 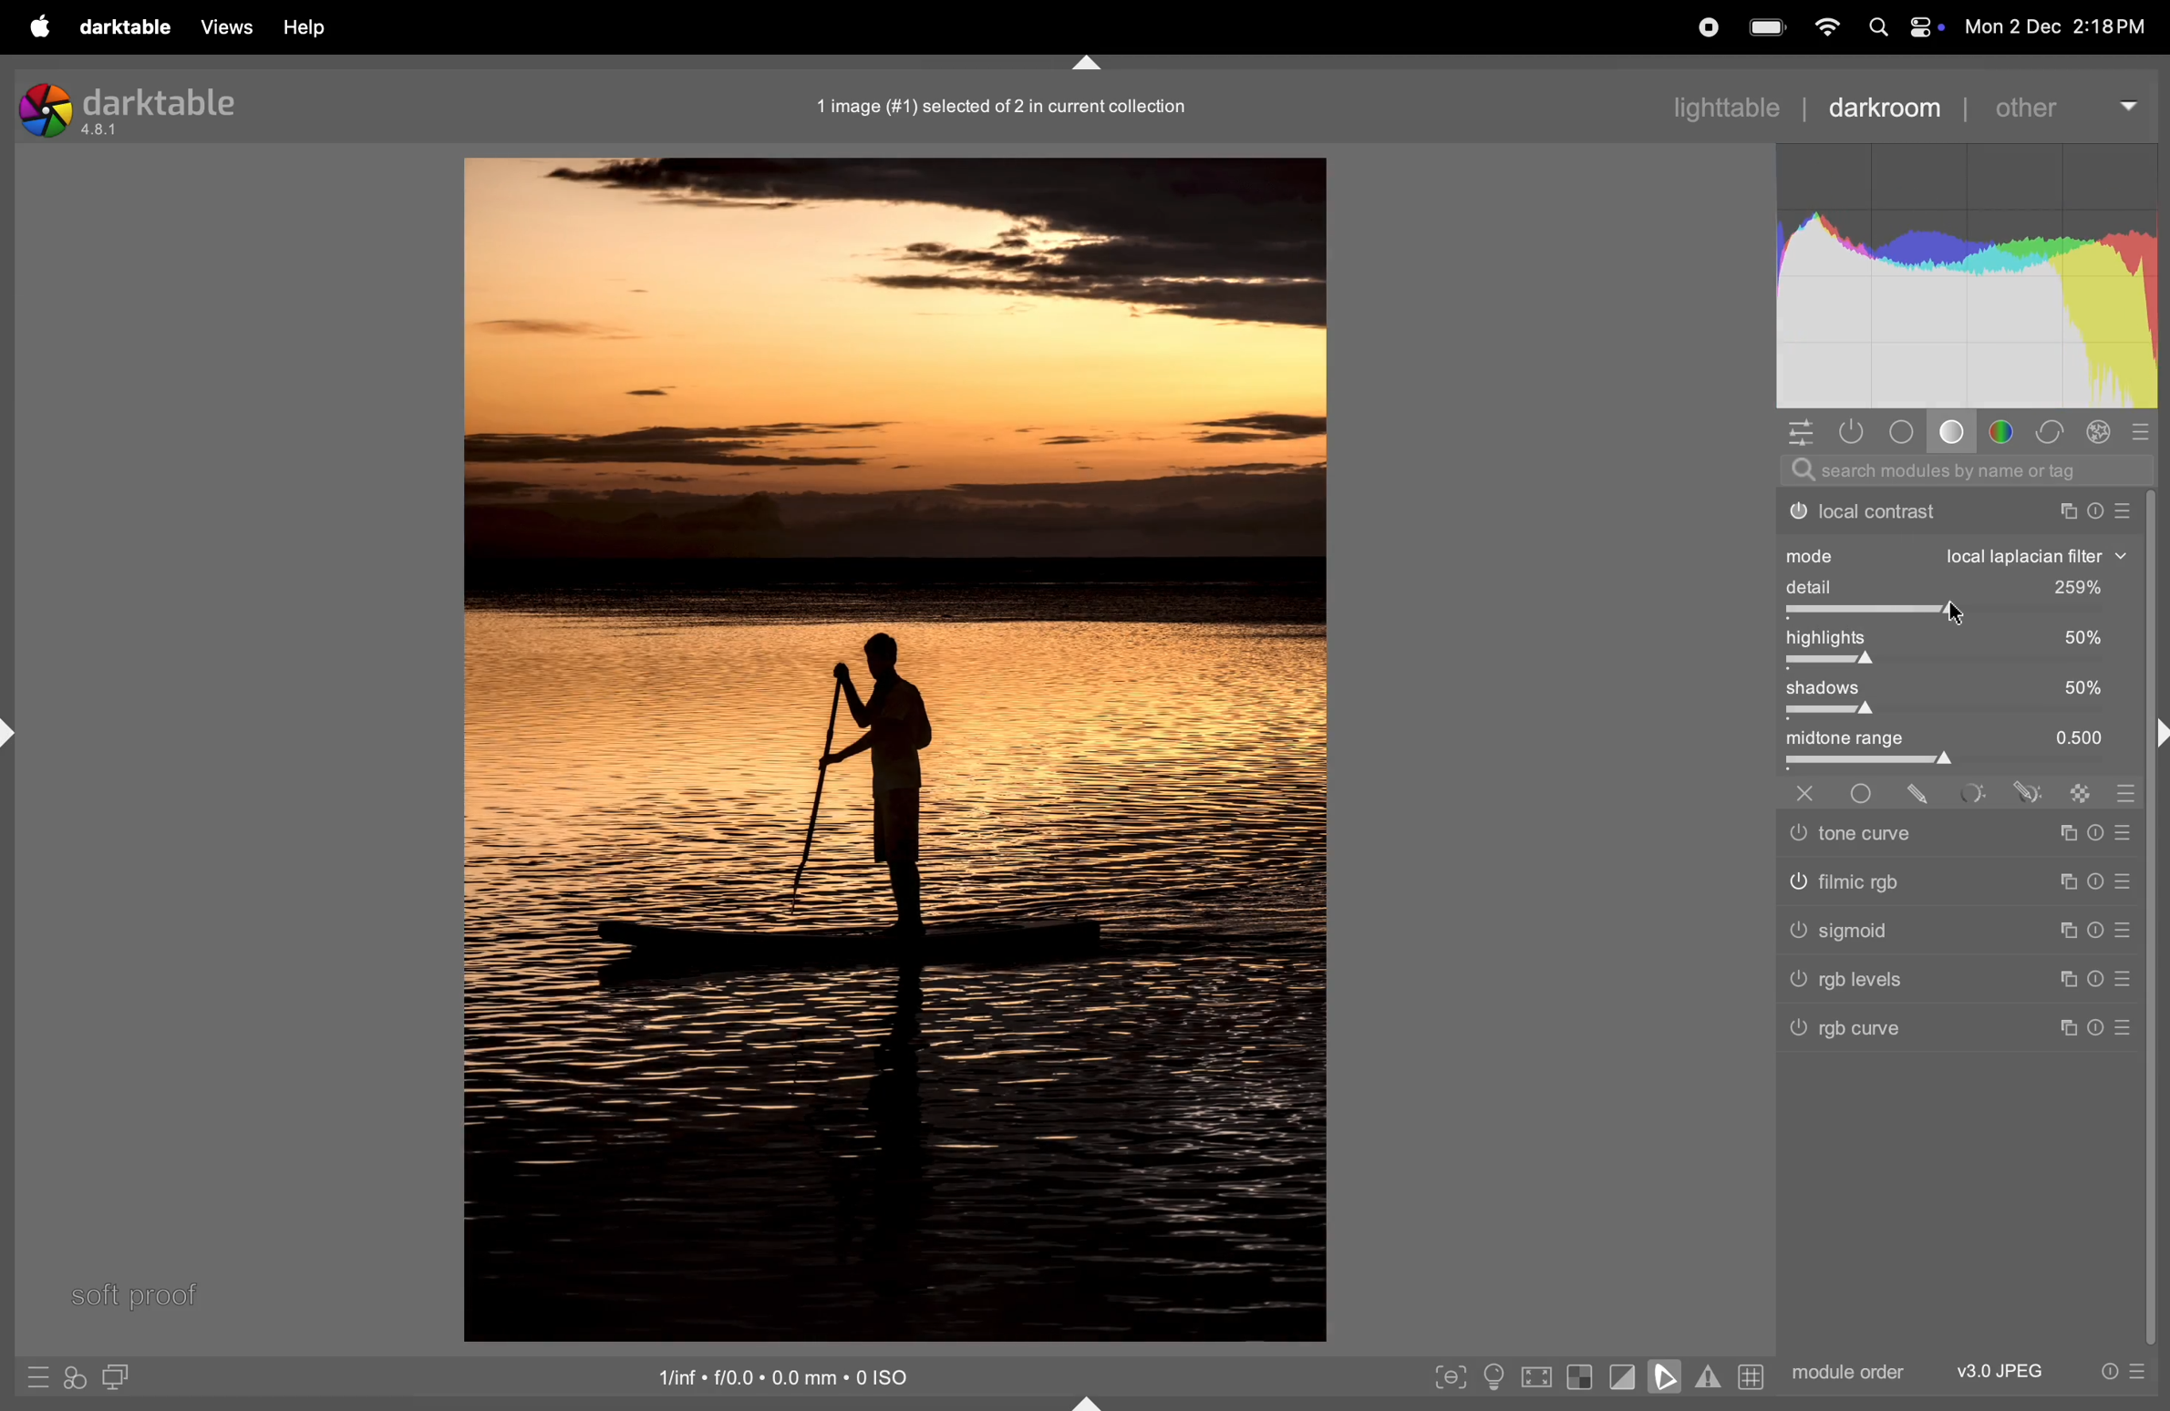 What do you see at coordinates (892, 753) in the screenshot?
I see `image` at bounding box center [892, 753].